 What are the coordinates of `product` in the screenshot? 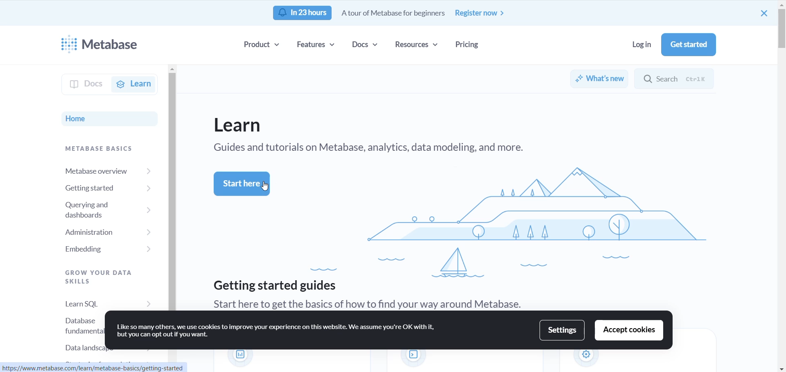 It's located at (262, 44).